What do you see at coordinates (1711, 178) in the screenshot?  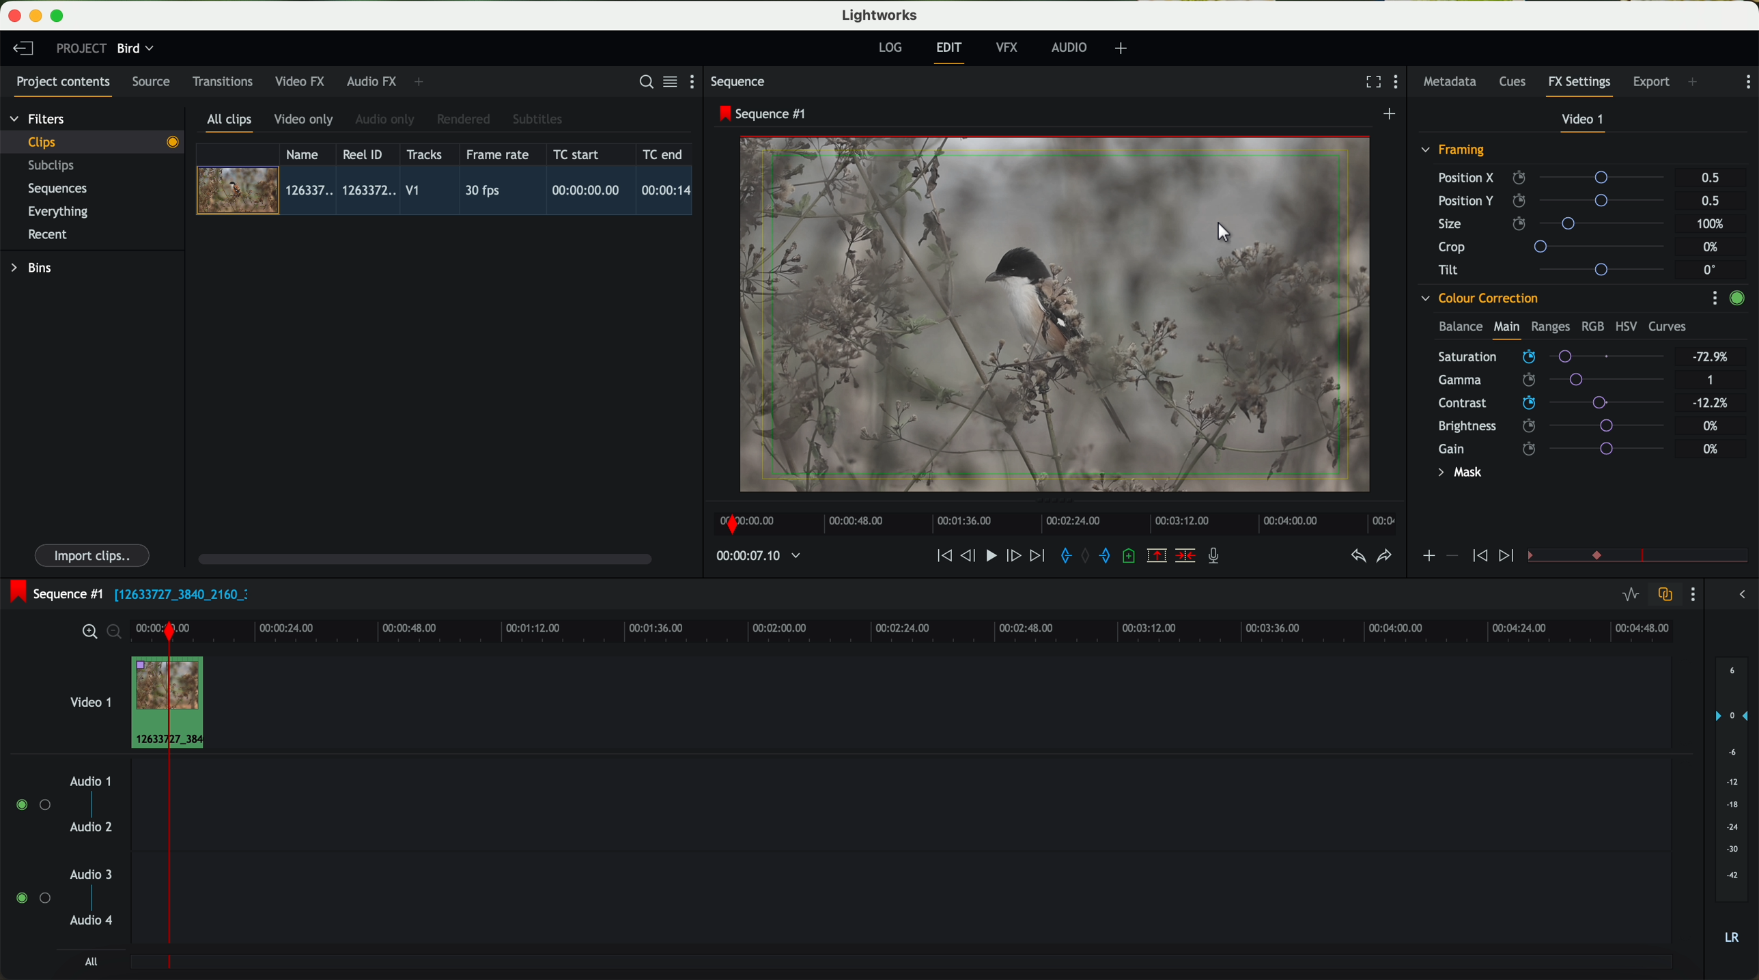 I see `0.5` at bounding box center [1711, 178].